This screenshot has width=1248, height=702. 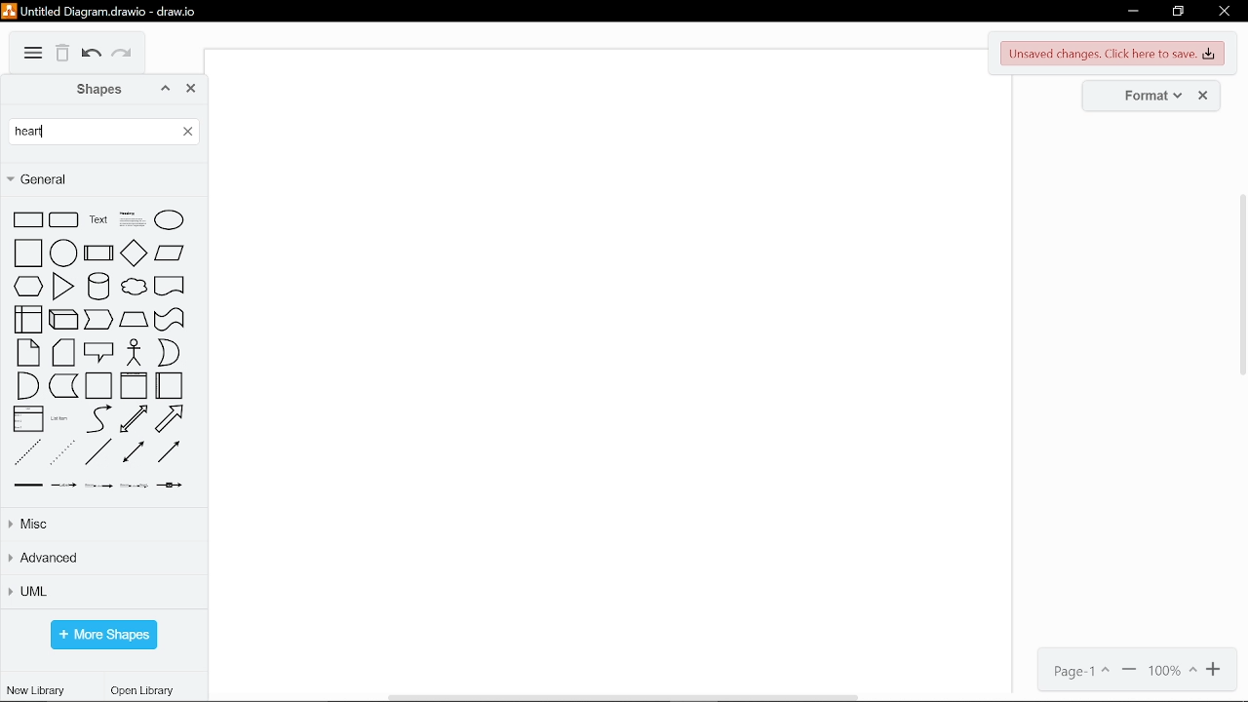 I want to click on card, so click(x=64, y=354).